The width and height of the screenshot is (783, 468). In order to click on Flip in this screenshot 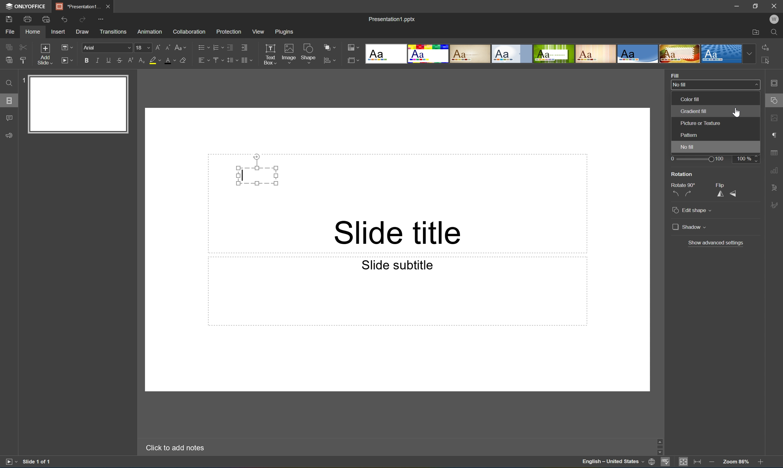, I will do `click(719, 184)`.